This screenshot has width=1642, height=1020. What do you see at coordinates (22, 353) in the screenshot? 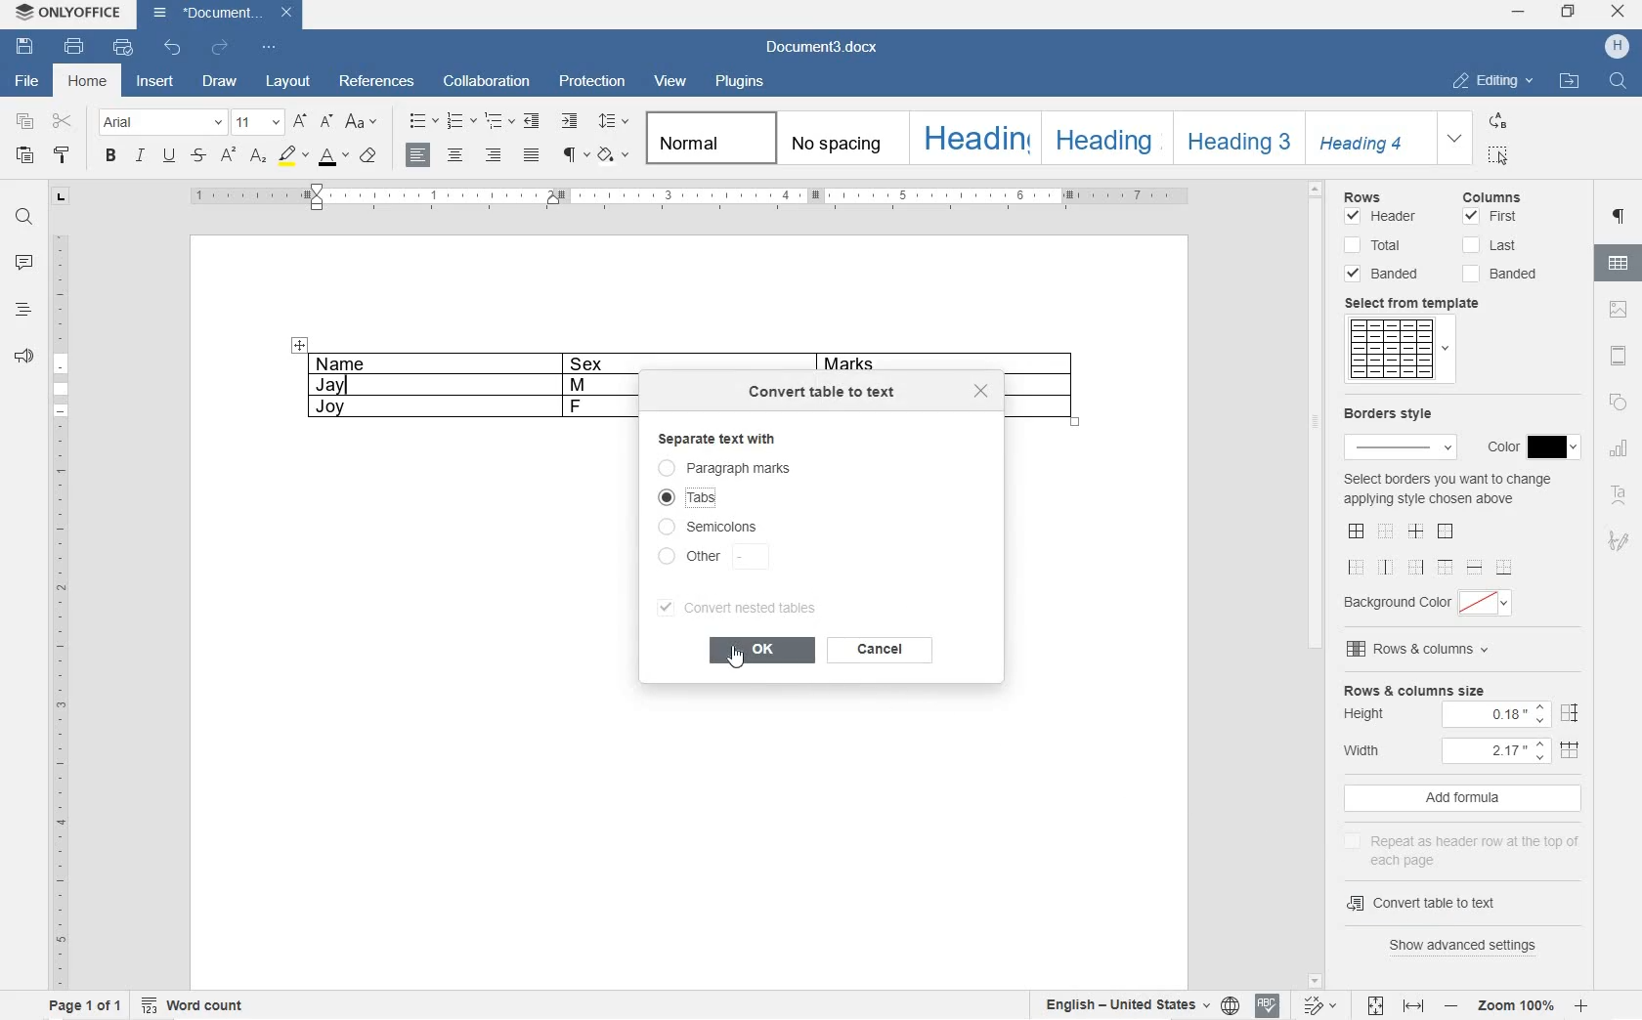
I see `FEEDBACK & SUPPORT` at bounding box center [22, 353].